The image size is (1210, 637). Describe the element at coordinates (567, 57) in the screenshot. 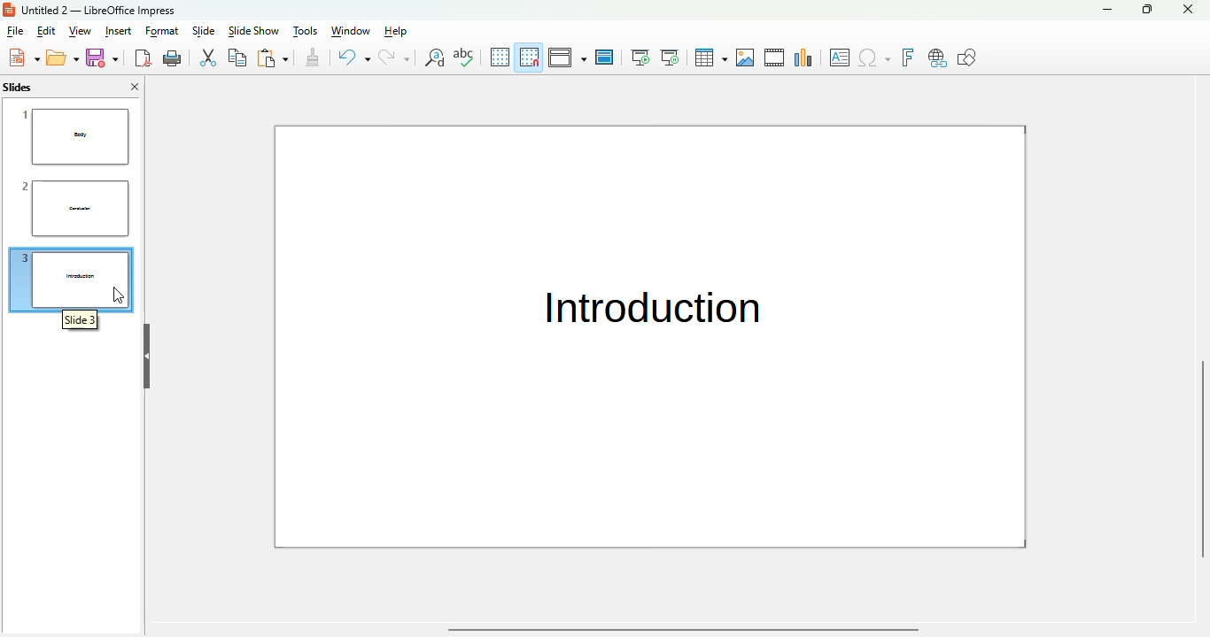

I see `display views` at that location.